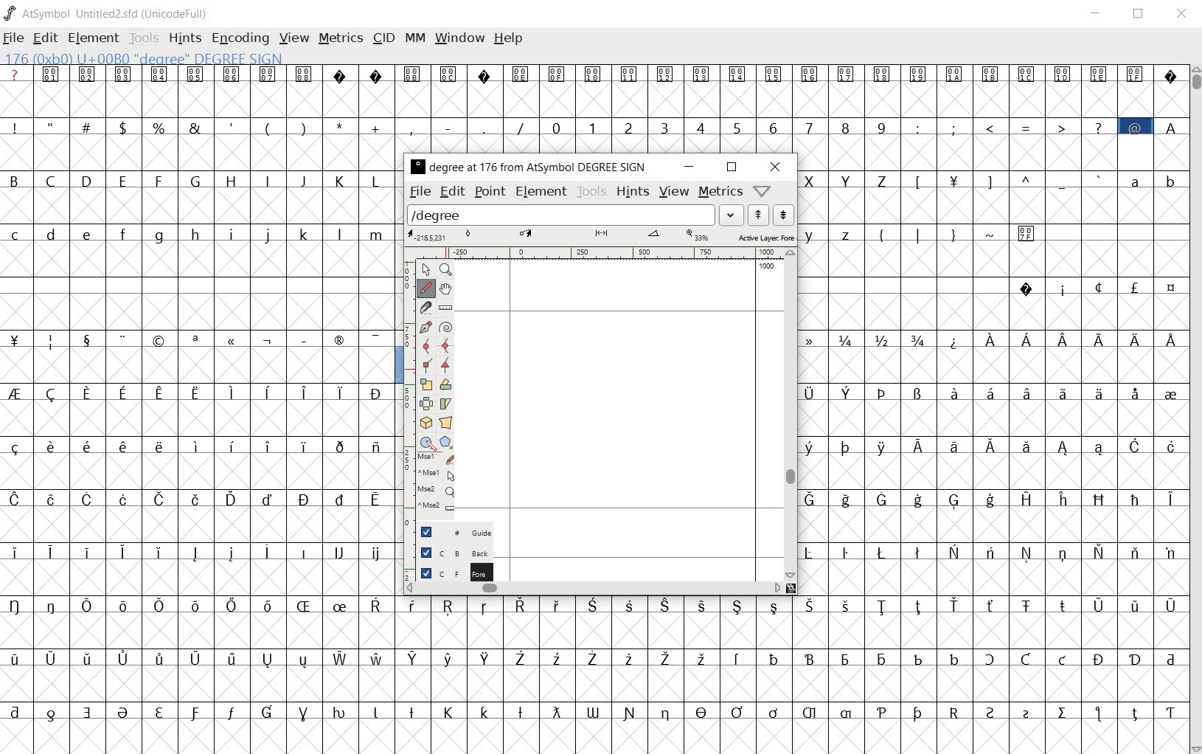 The height and width of the screenshot is (754, 1202). Describe the element at coordinates (94, 38) in the screenshot. I see `element` at that location.